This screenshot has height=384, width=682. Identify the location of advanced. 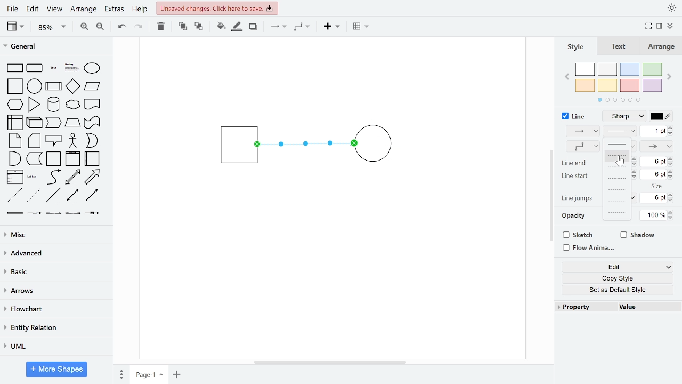
(54, 253).